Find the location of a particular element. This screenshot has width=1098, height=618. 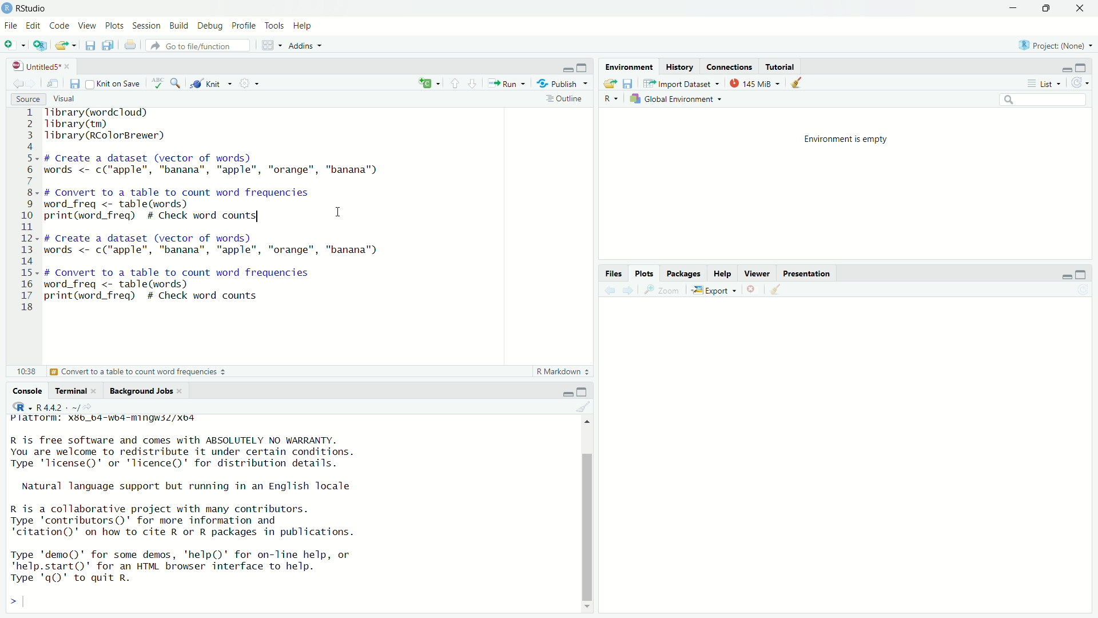

Number line is located at coordinates (27, 211).